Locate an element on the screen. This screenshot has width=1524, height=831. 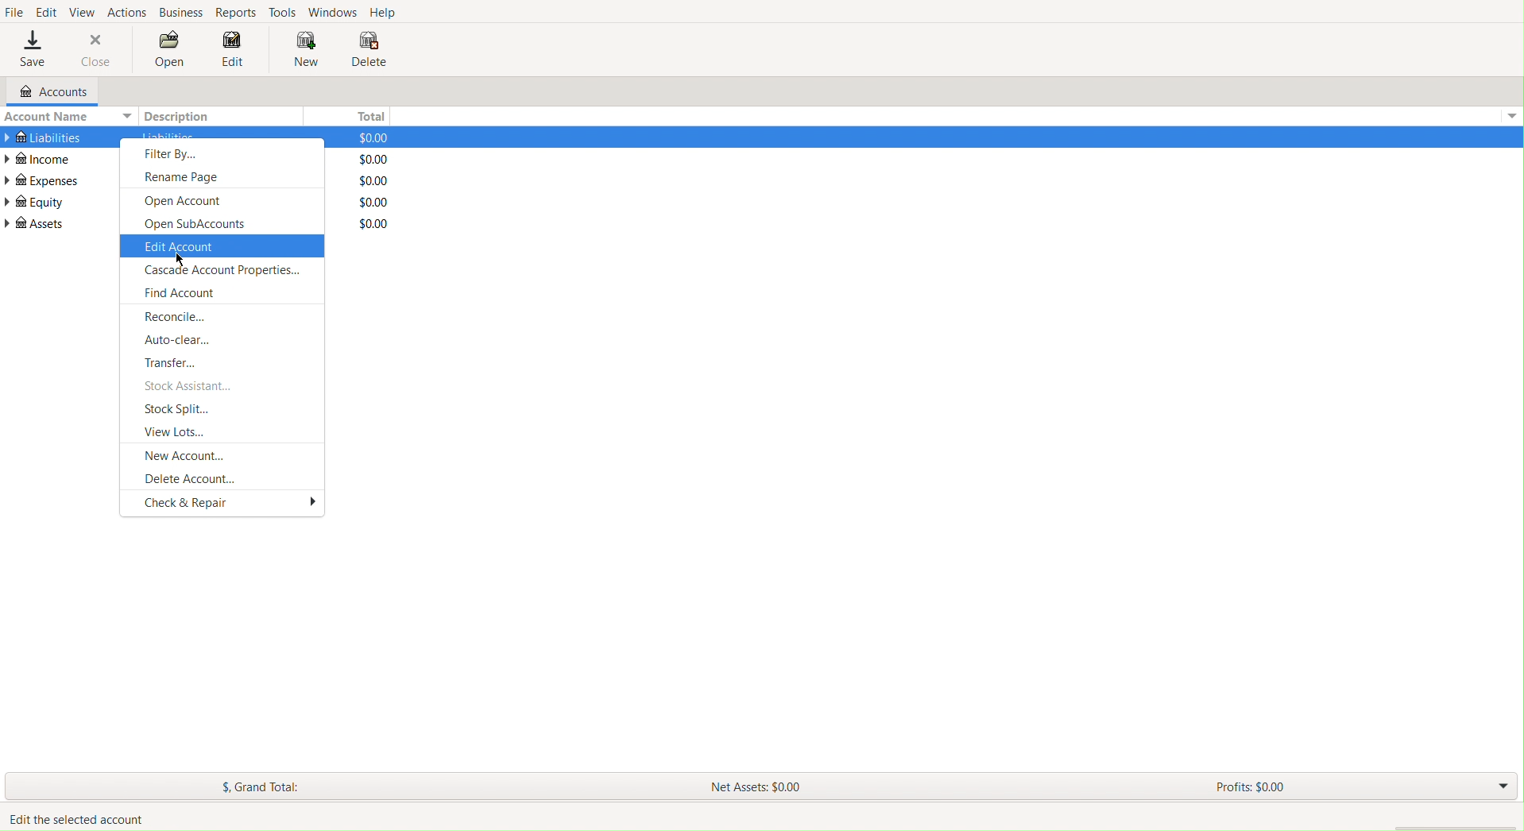
drop down is located at coordinates (1514, 114).